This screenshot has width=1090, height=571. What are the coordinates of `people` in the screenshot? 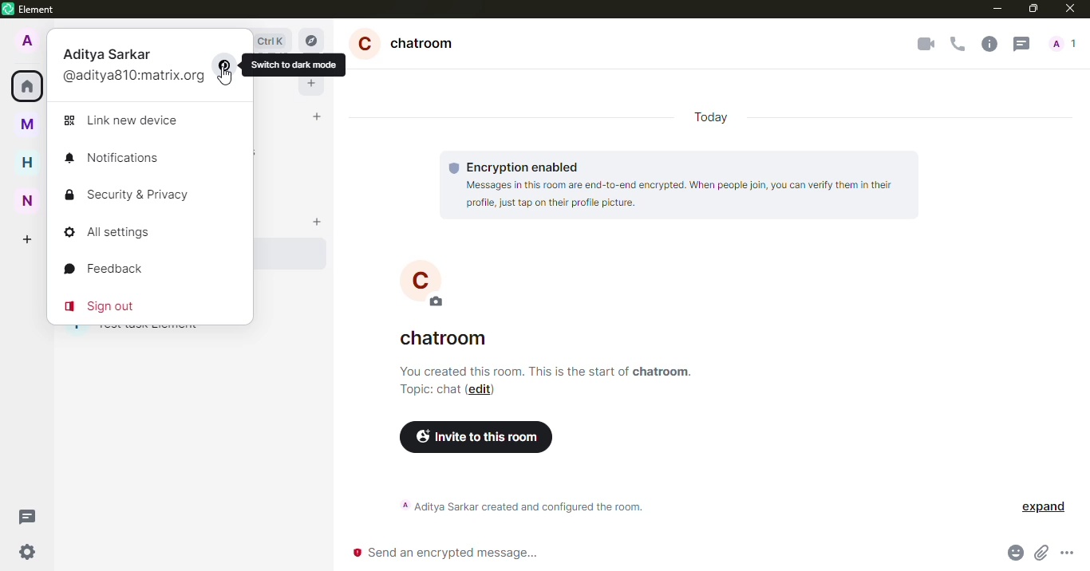 It's located at (1064, 42).